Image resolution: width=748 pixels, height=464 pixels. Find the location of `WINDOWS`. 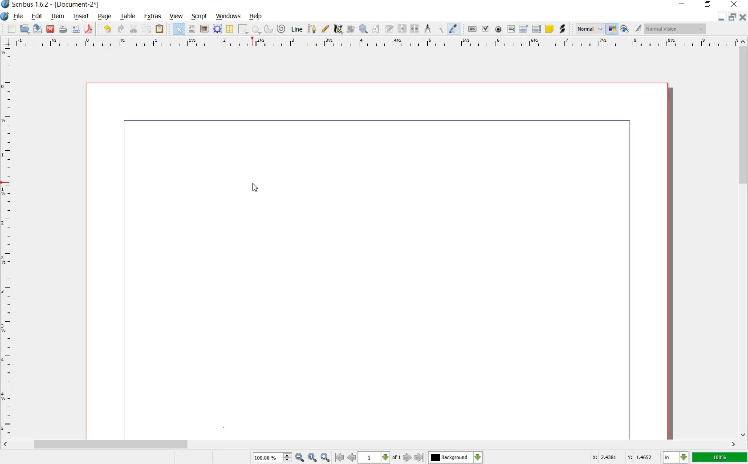

WINDOWS is located at coordinates (229, 16).